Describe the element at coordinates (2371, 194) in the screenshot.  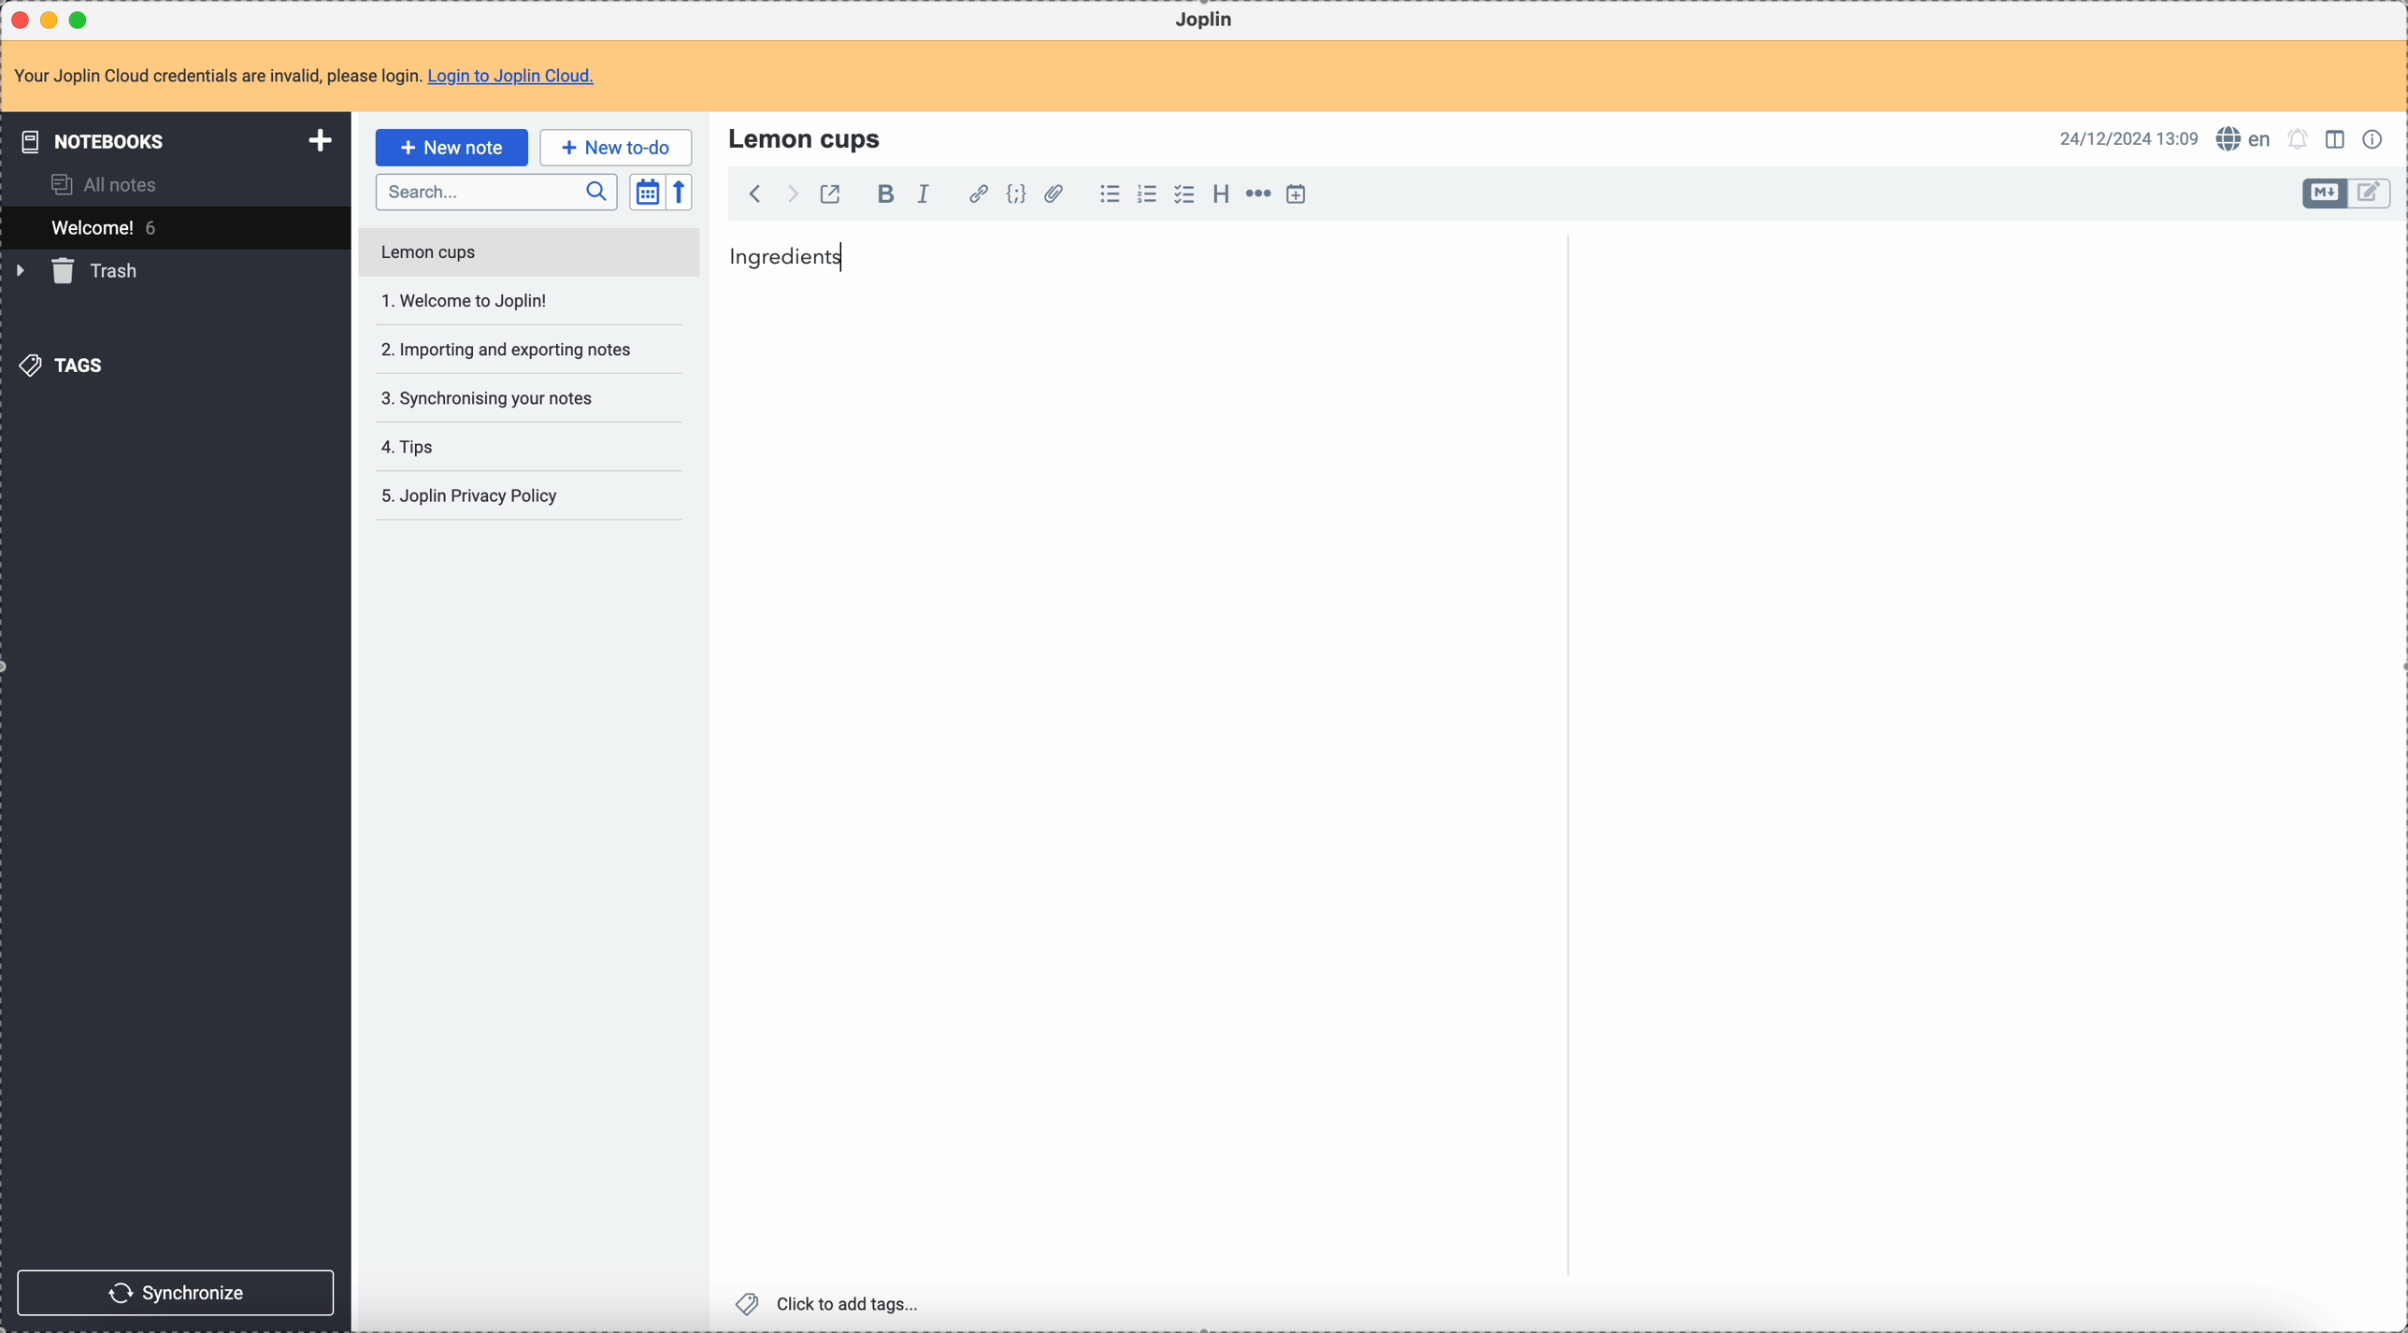
I see `toggle edit layout` at that location.